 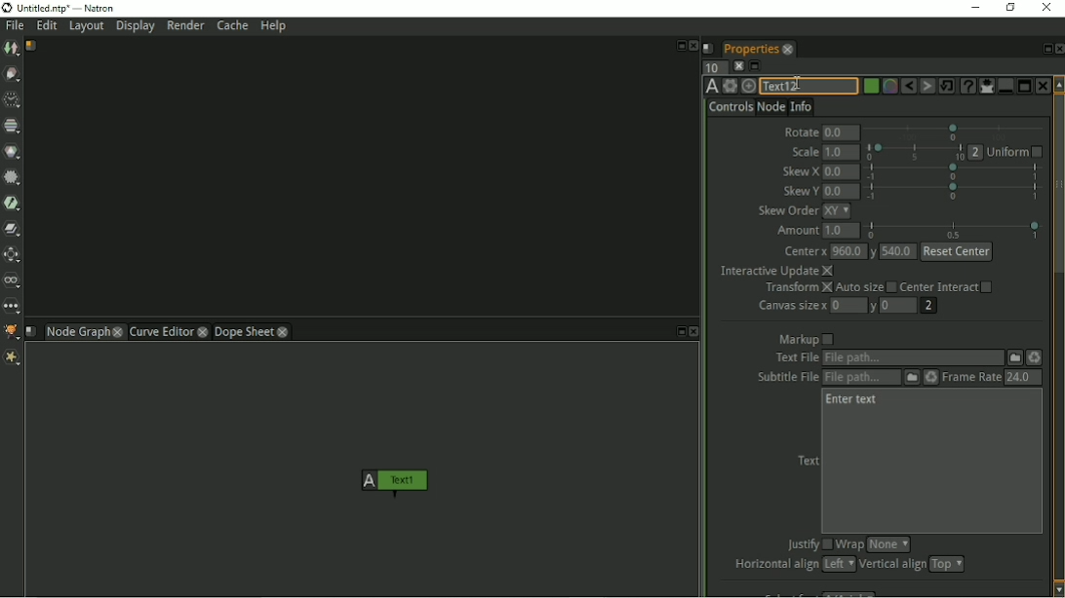 I want to click on Vertical scrollbar, so click(x=1058, y=336).